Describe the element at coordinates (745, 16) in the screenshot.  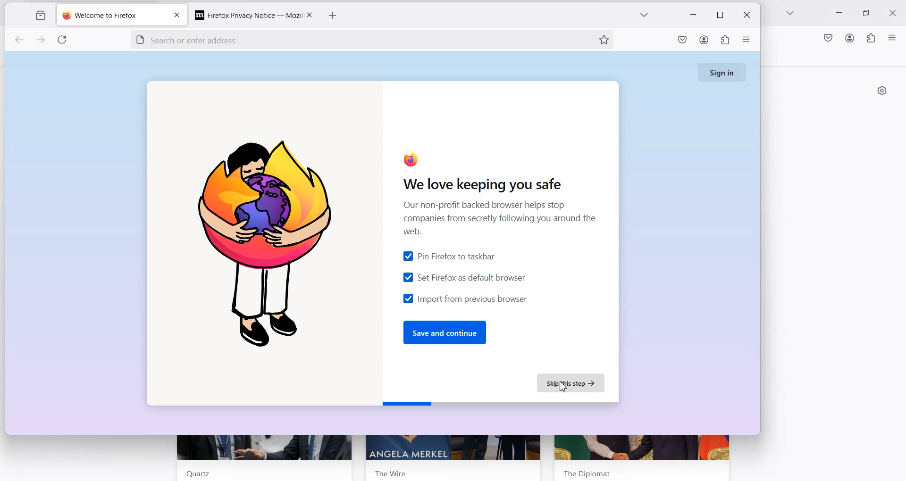
I see `close` at that location.